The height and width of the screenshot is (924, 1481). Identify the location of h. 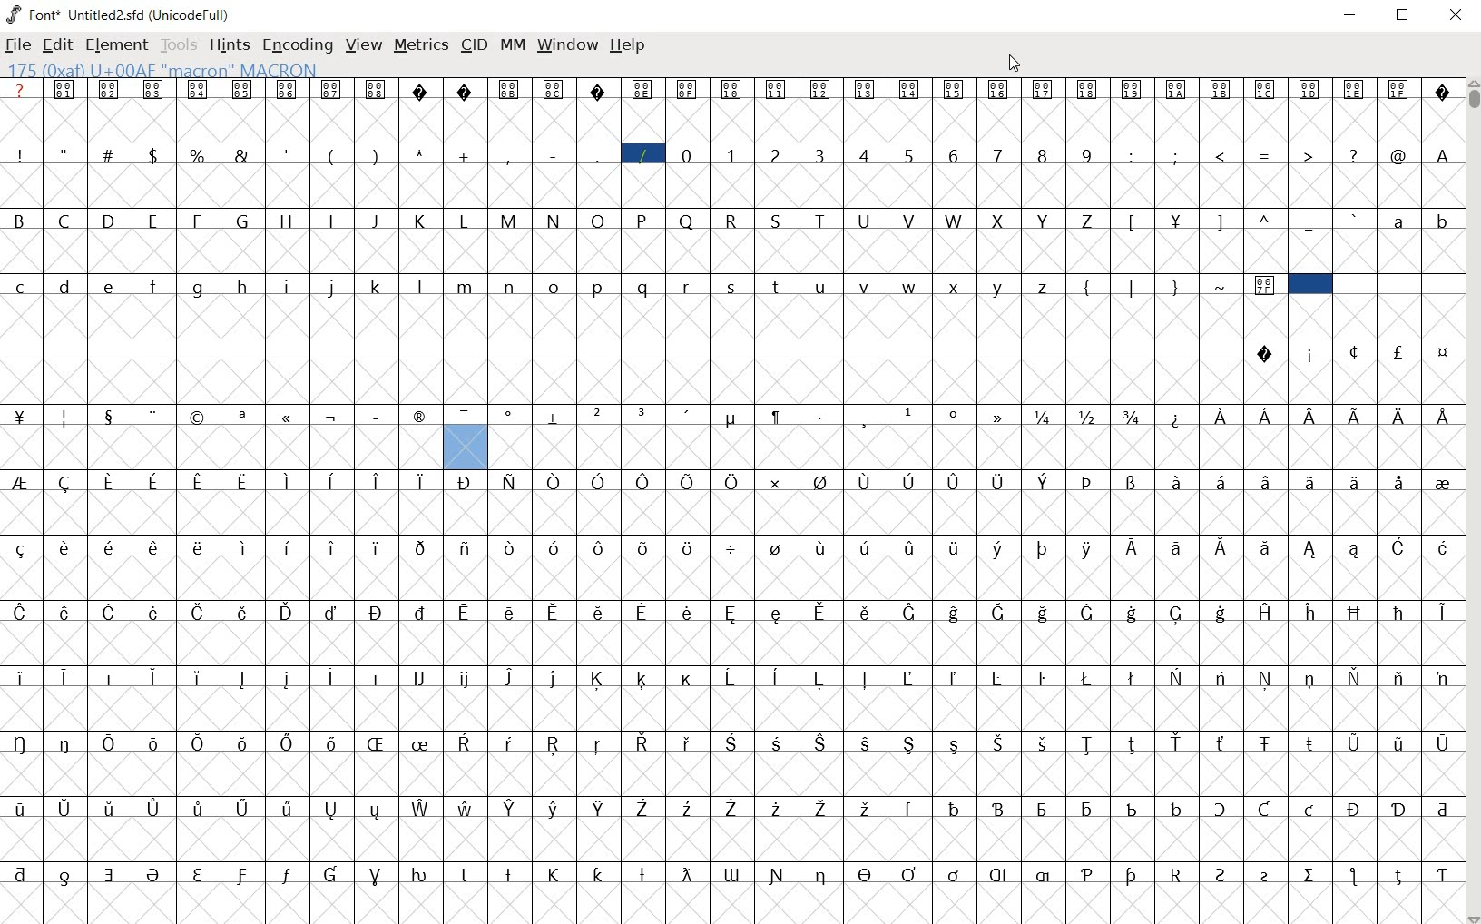
(244, 285).